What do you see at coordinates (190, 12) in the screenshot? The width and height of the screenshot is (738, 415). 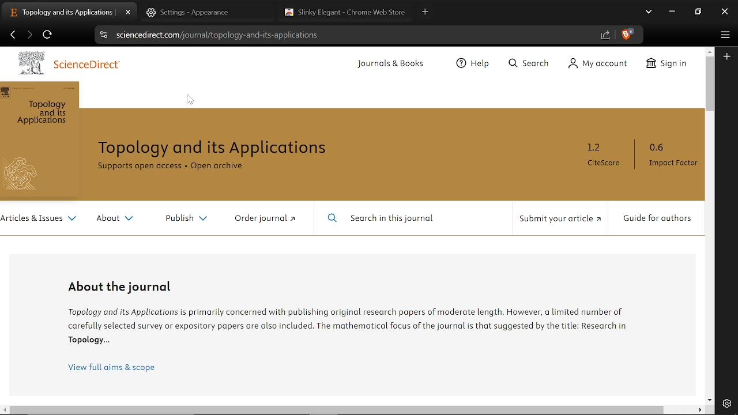 I see `Settings Tab` at bounding box center [190, 12].